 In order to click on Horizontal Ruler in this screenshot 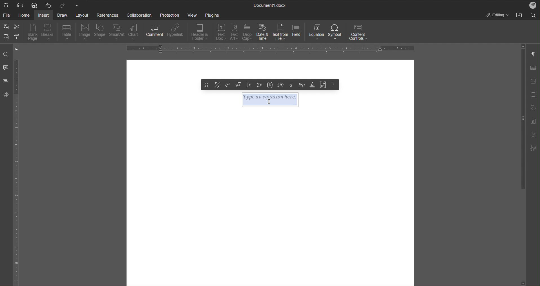, I will do `click(273, 48)`.